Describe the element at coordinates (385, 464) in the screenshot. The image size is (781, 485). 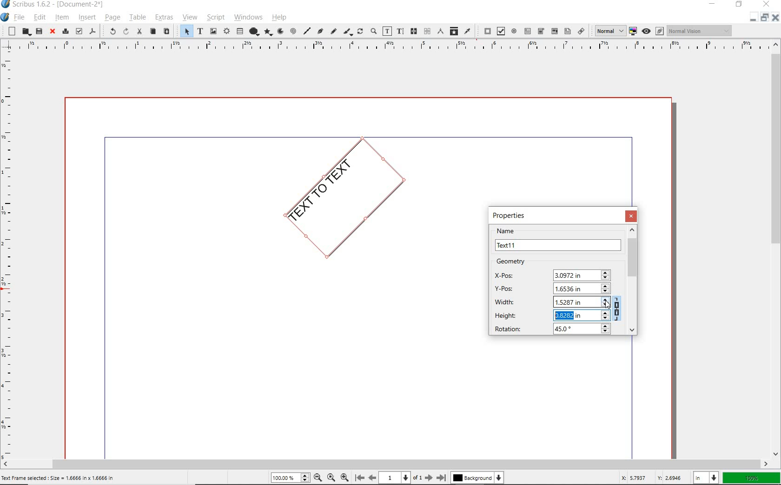
I see `scrollbar` at that location.